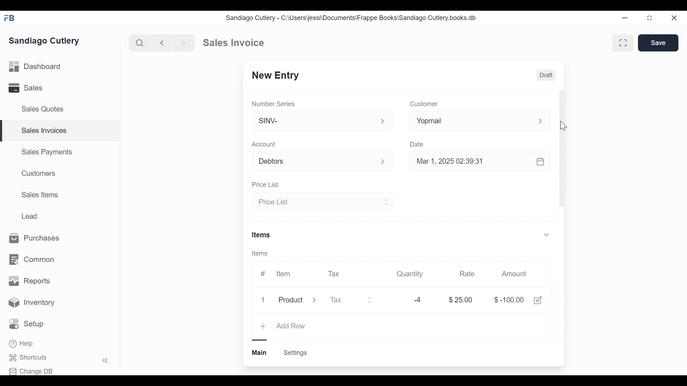 Image resolution: width=687 pixels, height=386 pixels. What do you see at coordinates (563, 126) in the screenshot?
I see `Cursor` at bounding box center [563, 126].